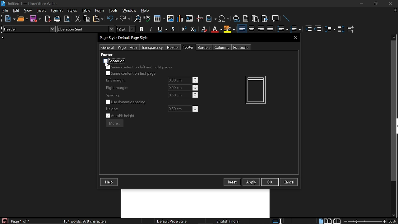 This screenshot has height=224, width=398. I want to click on Edit, so click(16, 10).